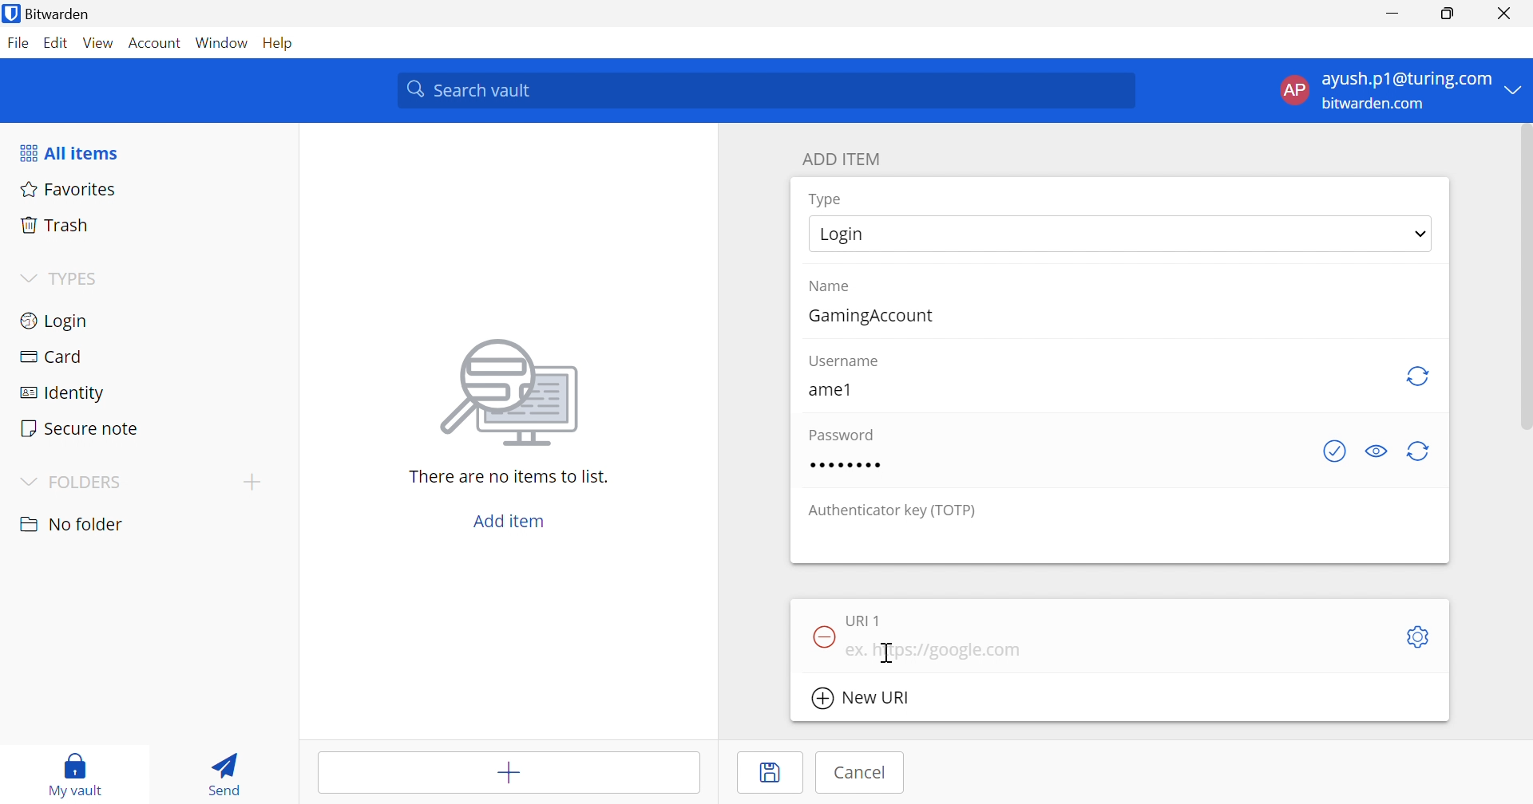 The image size is (1533, 804). Describe the element at coordinates (69, 191) in the screenshot. I see `Favorites` at that location.